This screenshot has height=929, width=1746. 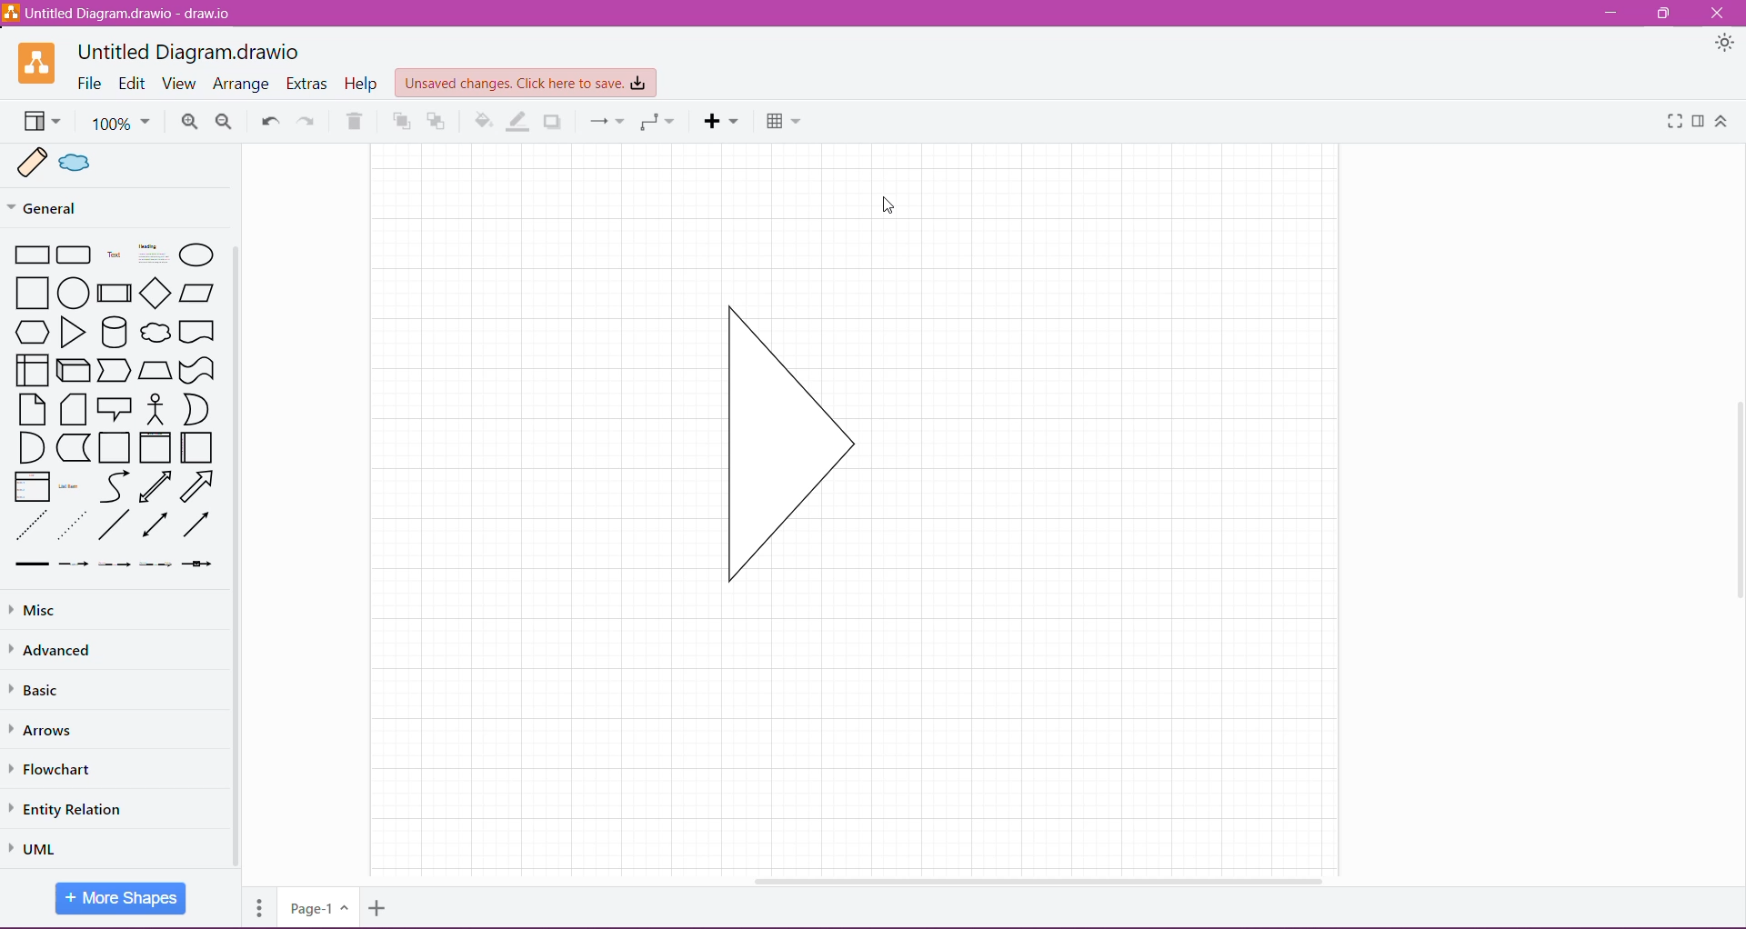 What do you see at coordinates (399, 122) in the screenshot?
I see `To Front` at bounding box center [399, 122].